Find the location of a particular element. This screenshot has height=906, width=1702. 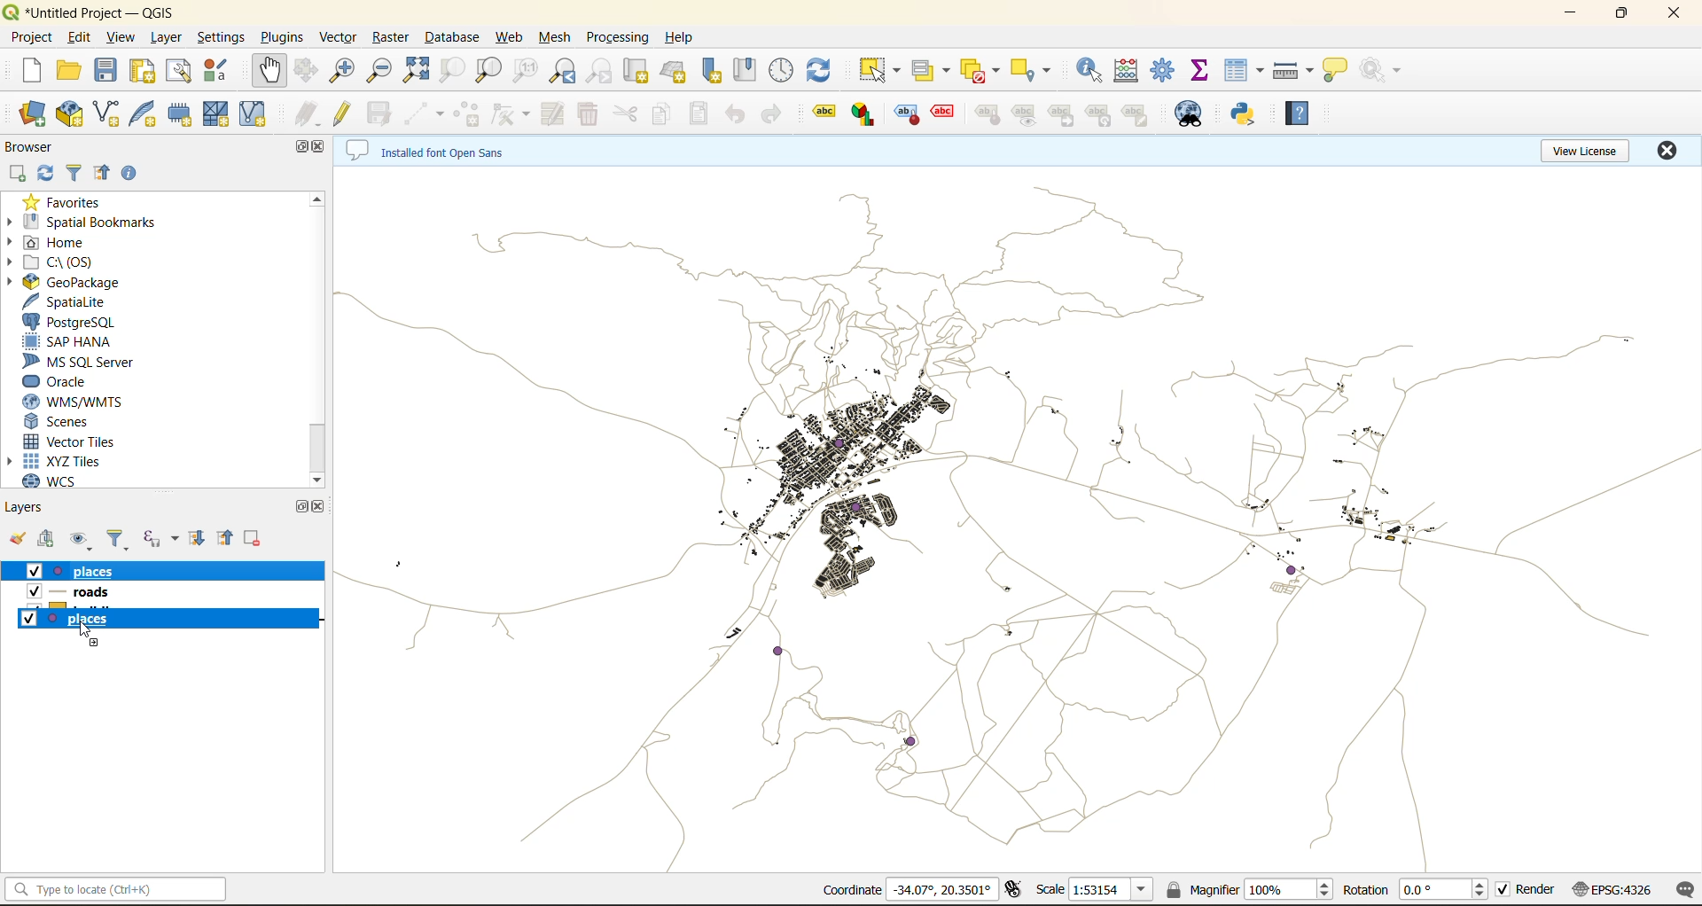

settings is located at coordinates (226, 39).